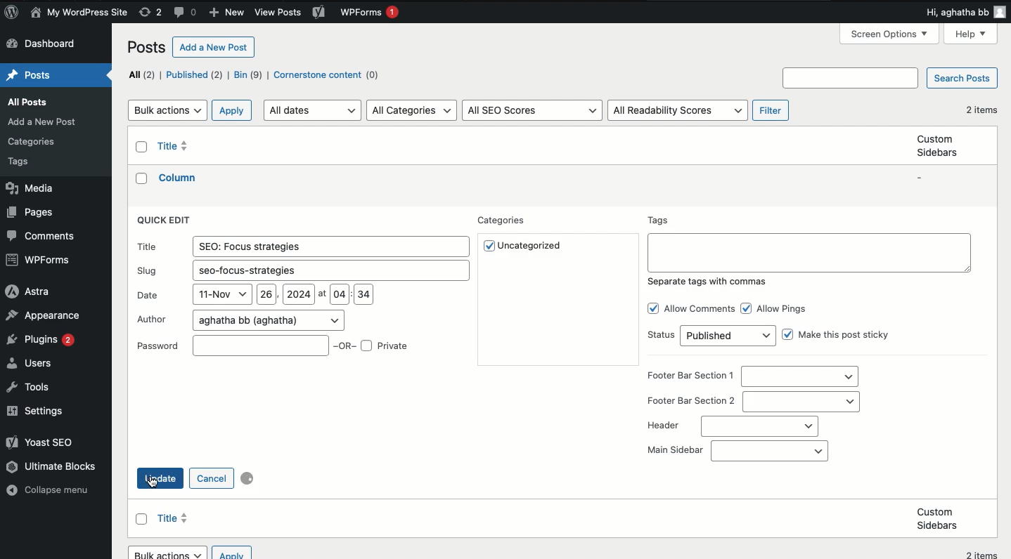 The width and height of the screenshot is (1011, 559). I want to click on 2 items, so click(984, 553).